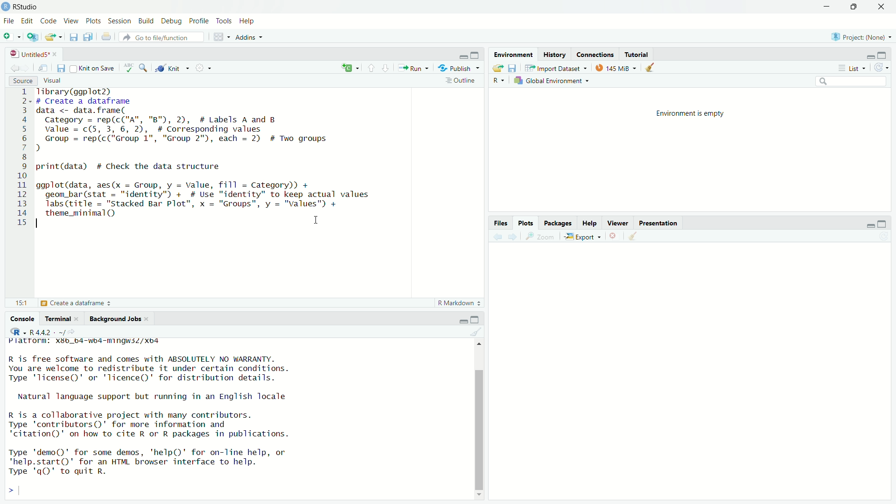 This screenshot has width=896, height=504. Describe the element at coordinates (459, 67) in the screenshot. I see `Publish` at that location.